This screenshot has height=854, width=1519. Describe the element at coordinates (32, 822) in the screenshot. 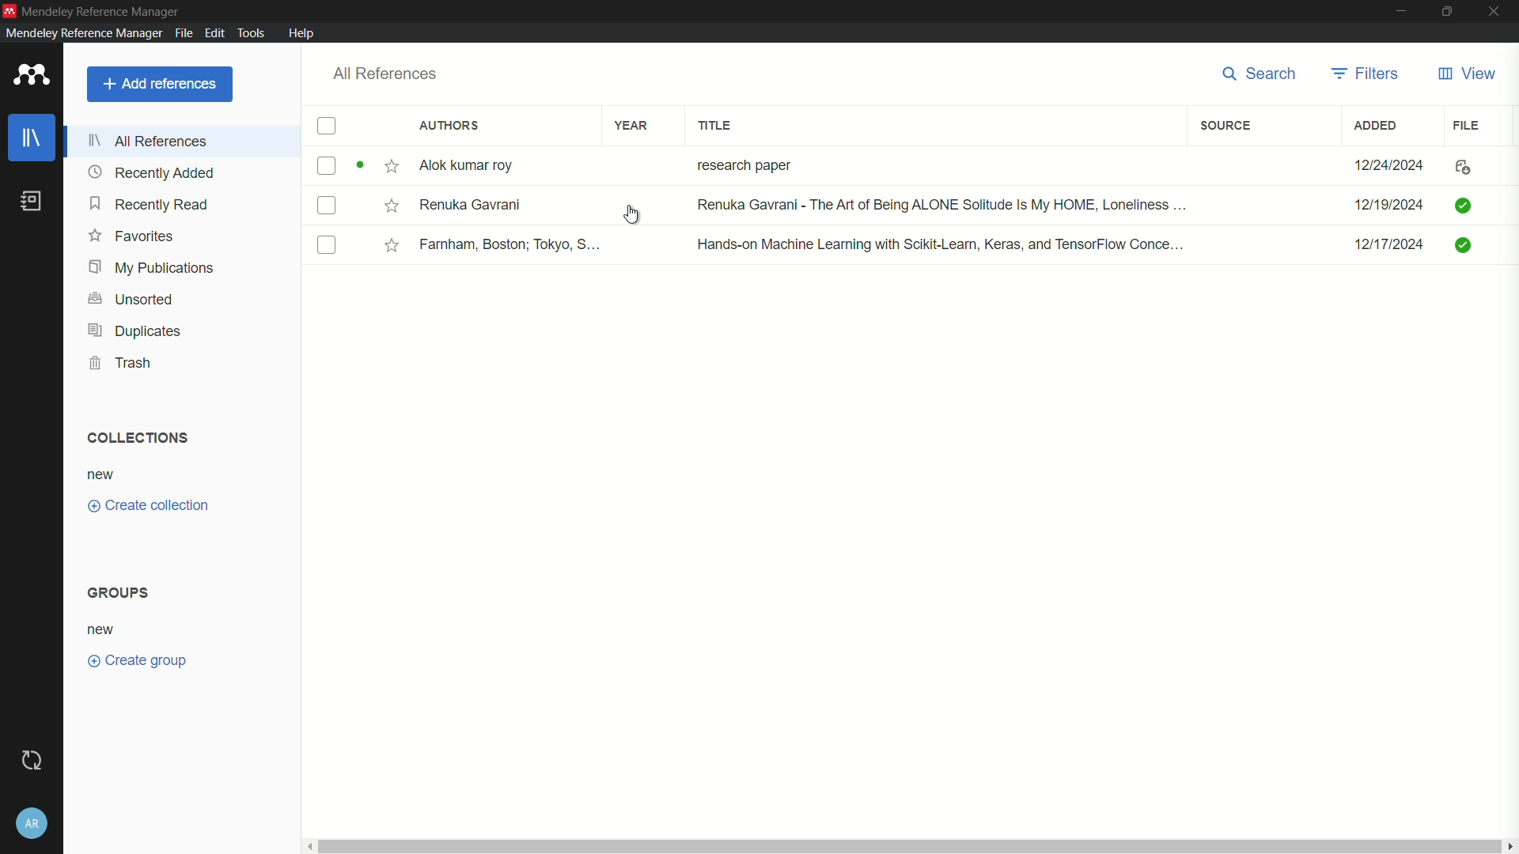

I see `account and help` at that location.